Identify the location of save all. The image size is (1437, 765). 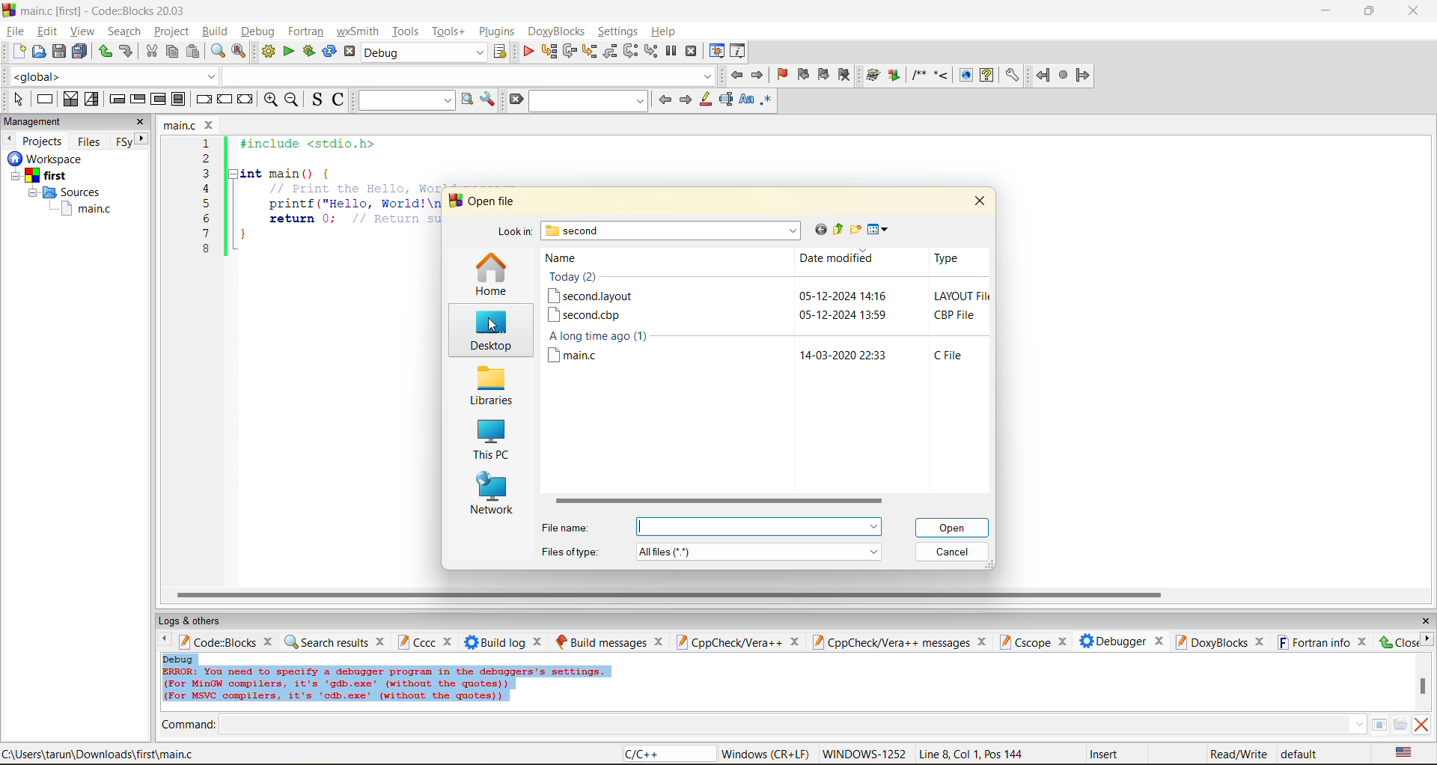
(80, 52).